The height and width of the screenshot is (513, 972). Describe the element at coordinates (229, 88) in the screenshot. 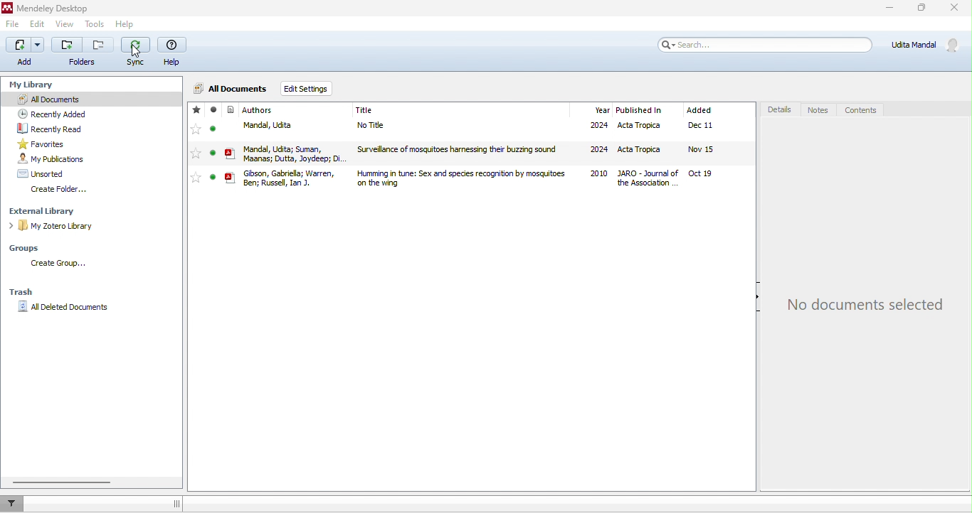

I see `all documents` at that location.